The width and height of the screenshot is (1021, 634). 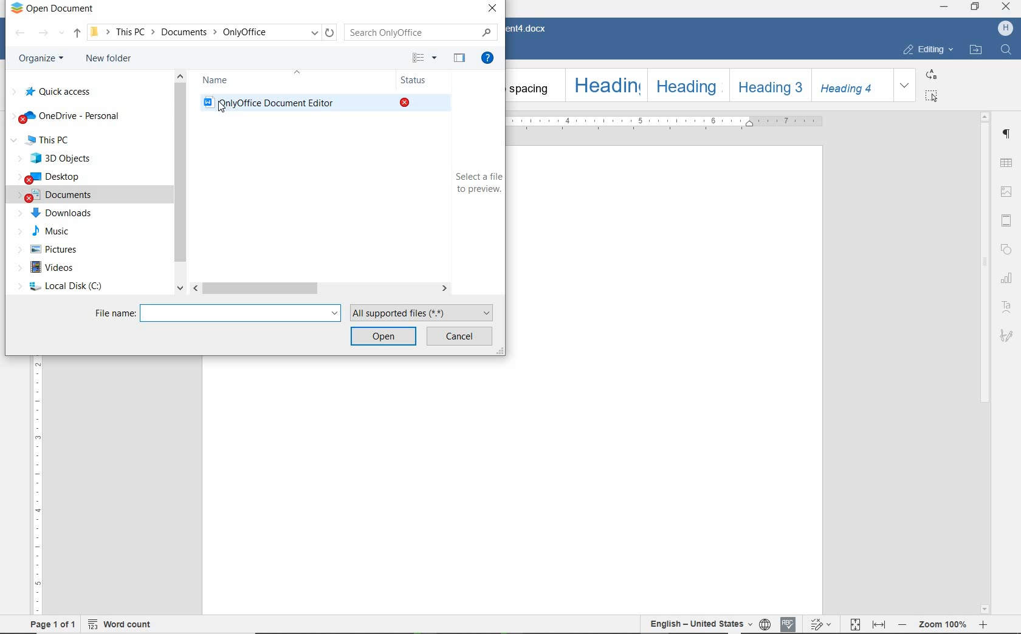 What do you see at coordinates (329, 105) in the screenshot?
I see `Only Office Document Editor(existing document)` at bounding box center [329, 105].